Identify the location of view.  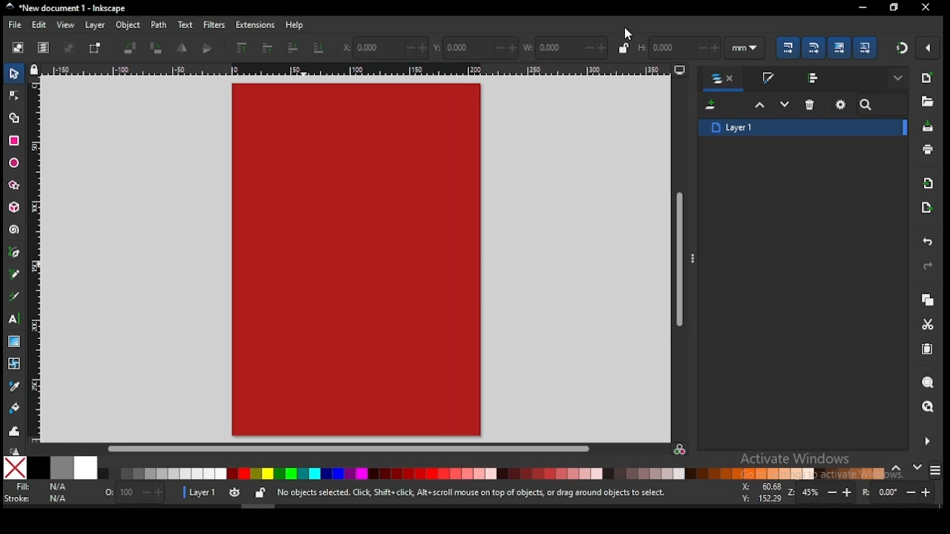
(68, 25).